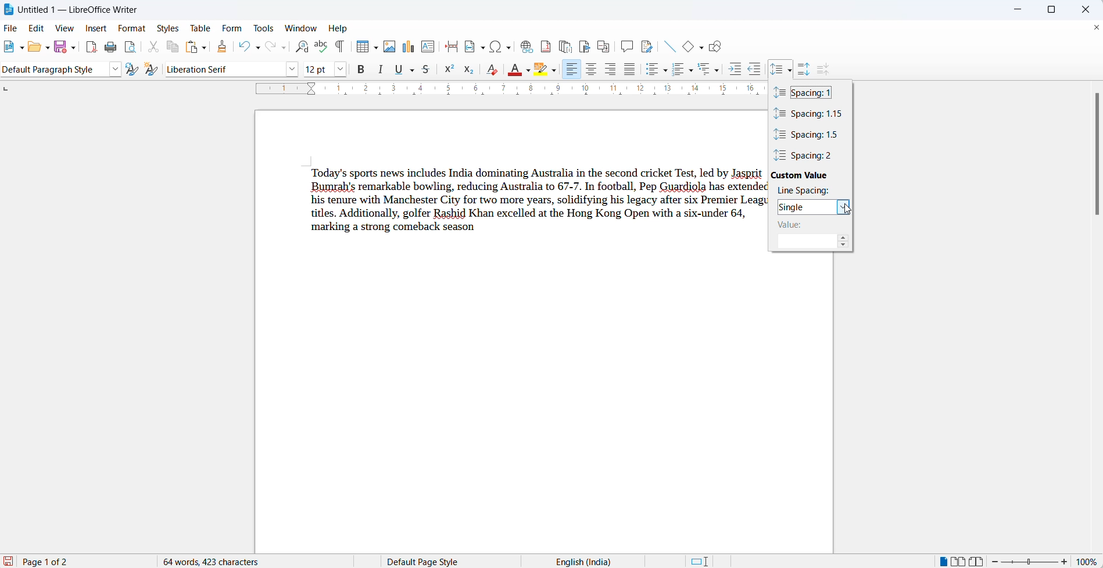  I want to click on italic, so click(381, 70).